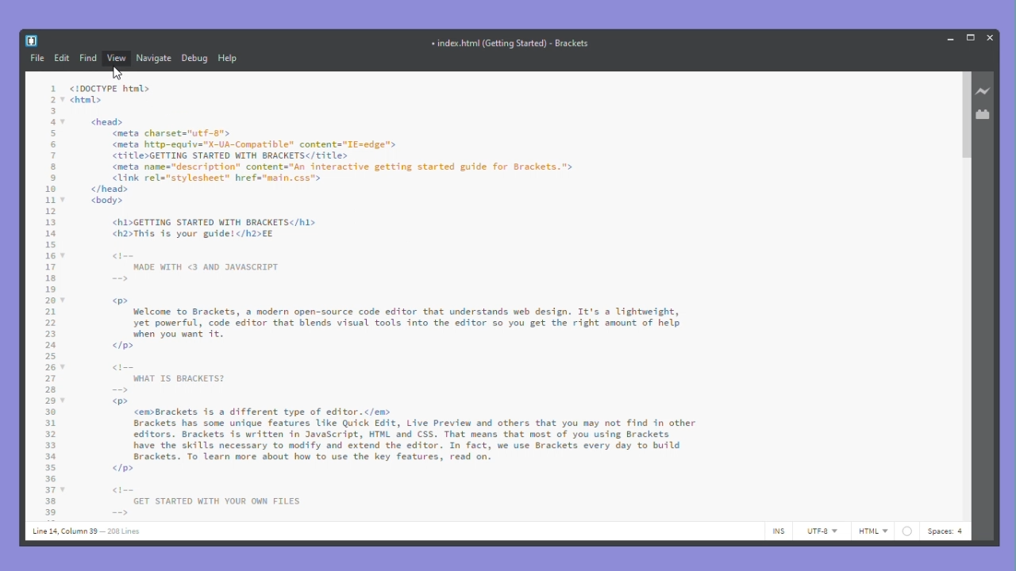  What do you see at coordinates (985, 92) in the screenshot?
I see `Live preview` at bounding box center [985, 92].